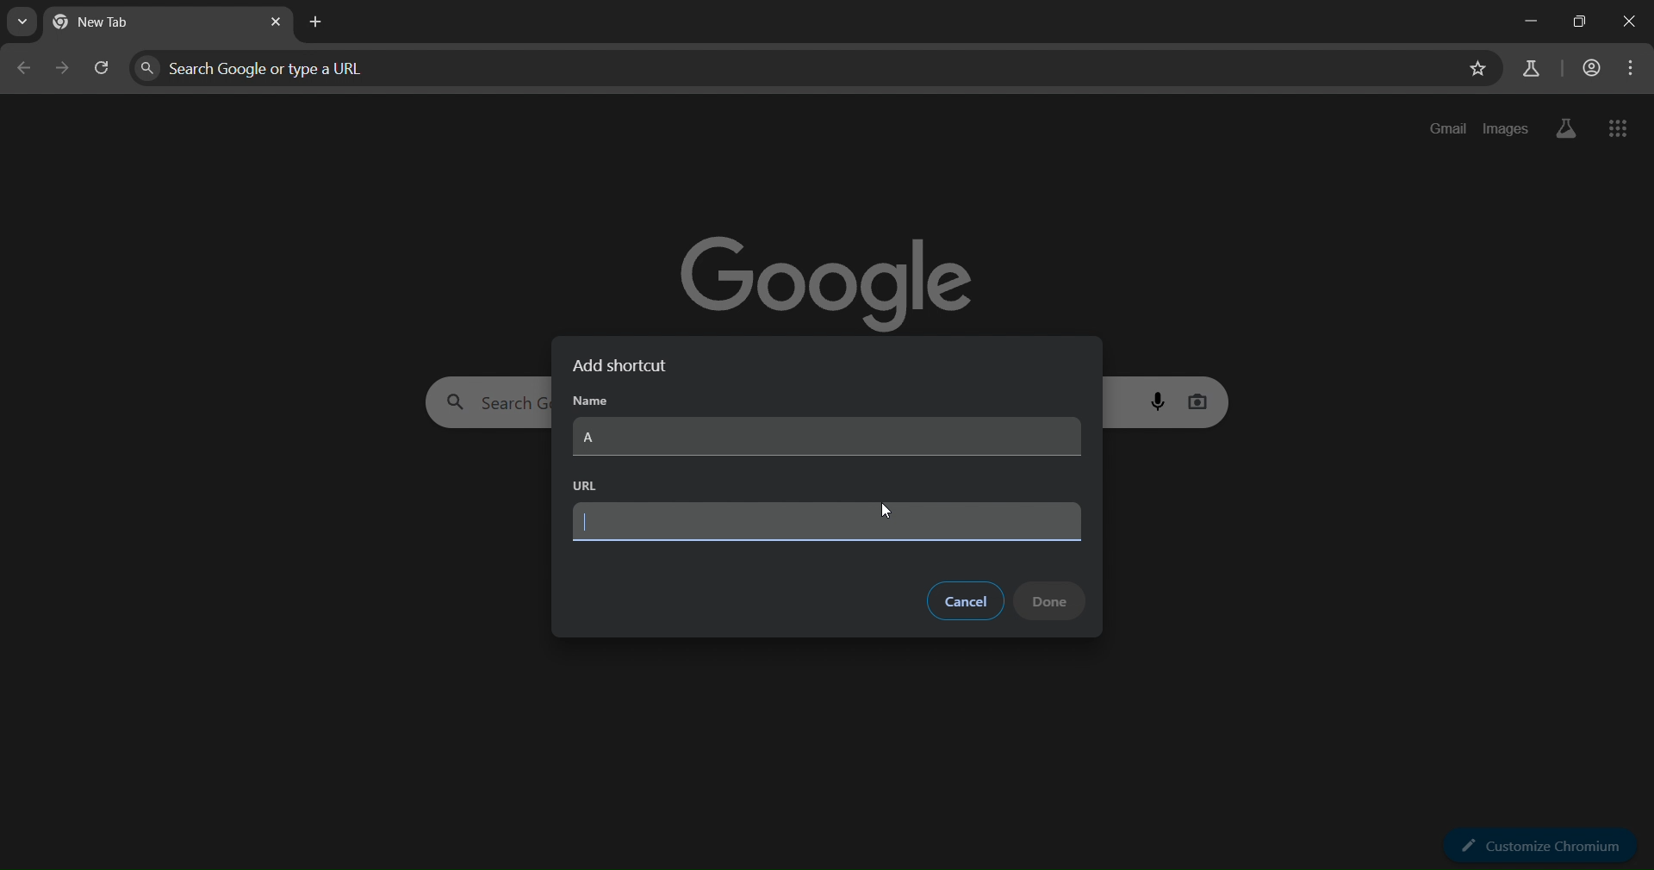  I want to click on reload page, so click(103, 72).